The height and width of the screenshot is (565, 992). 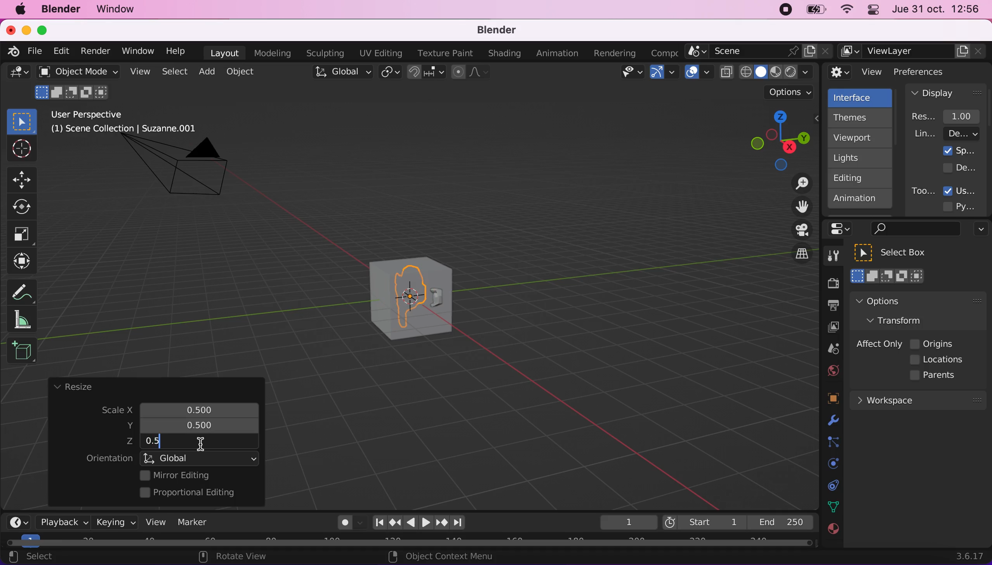 What do you see at coordinates (22, 351) in the screenshot?
I see `add cube` at bounding box center [22, 351].